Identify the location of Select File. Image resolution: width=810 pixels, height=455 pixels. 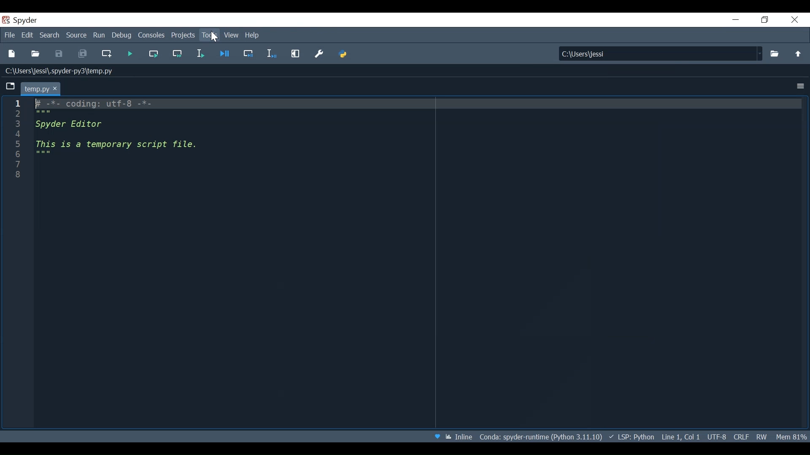
(774, 53).